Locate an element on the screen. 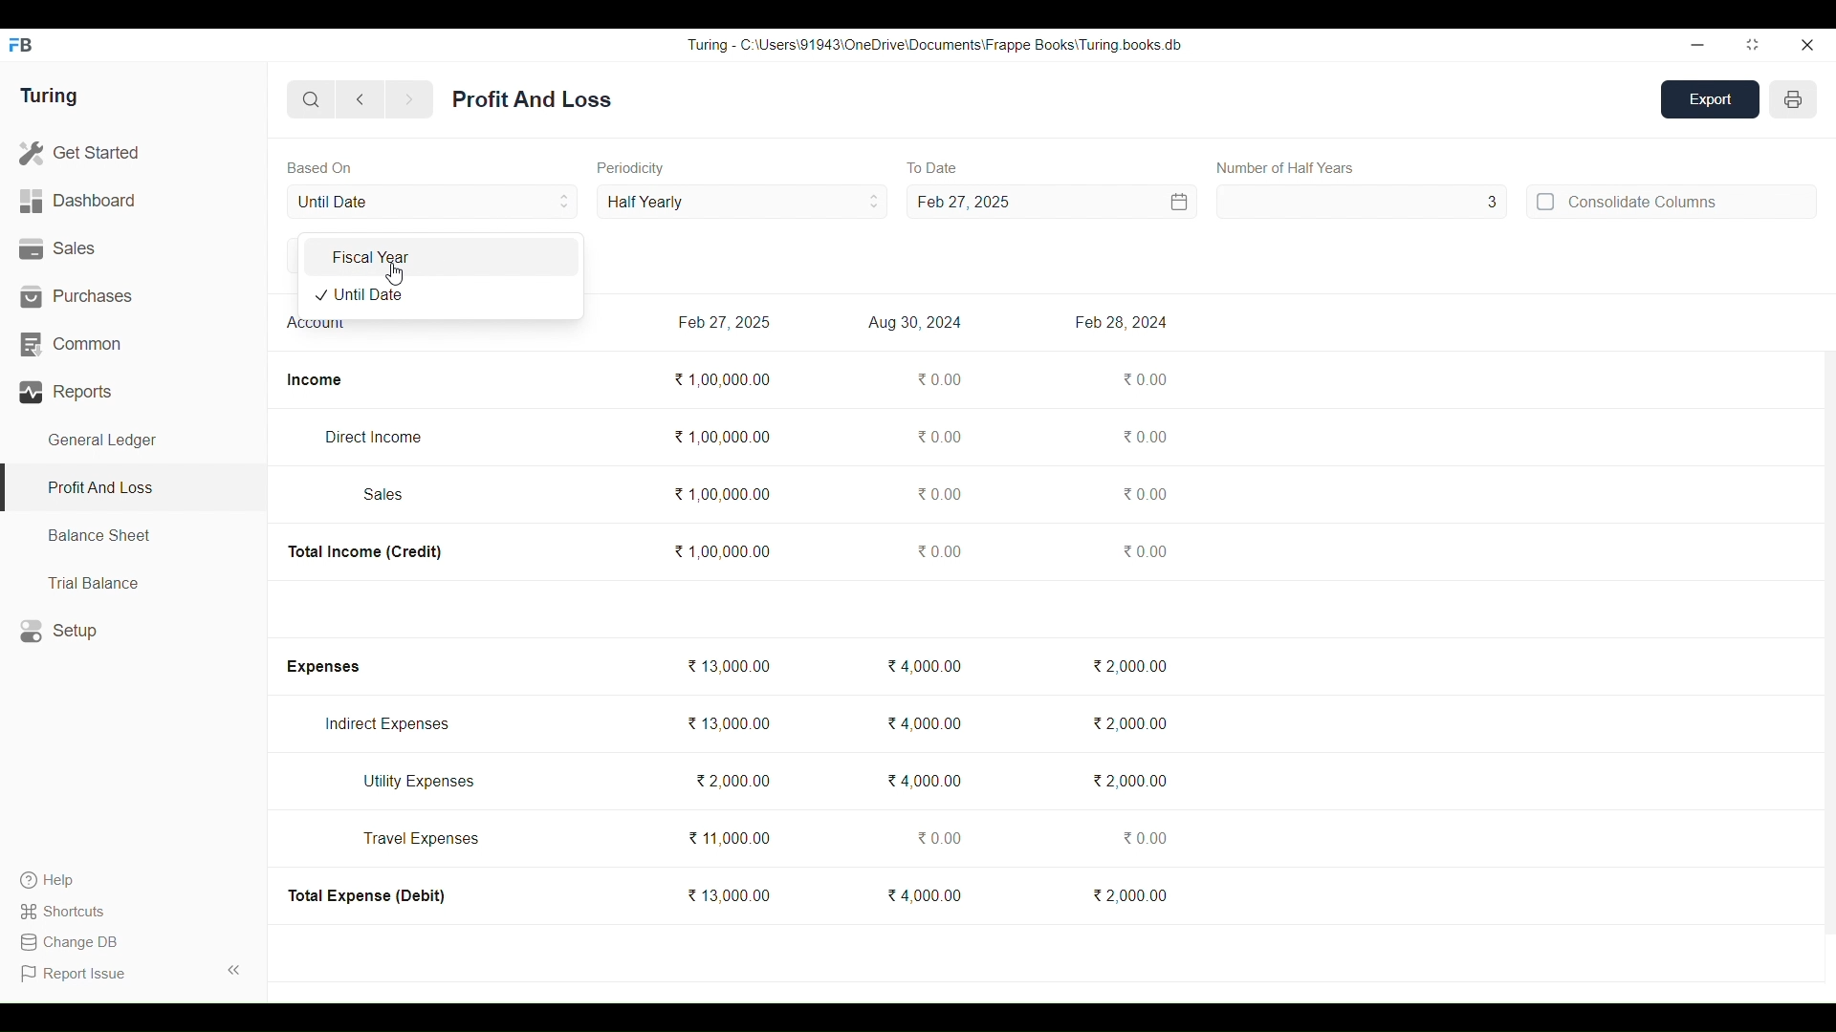  Turing is located at coordinates (48, 97).